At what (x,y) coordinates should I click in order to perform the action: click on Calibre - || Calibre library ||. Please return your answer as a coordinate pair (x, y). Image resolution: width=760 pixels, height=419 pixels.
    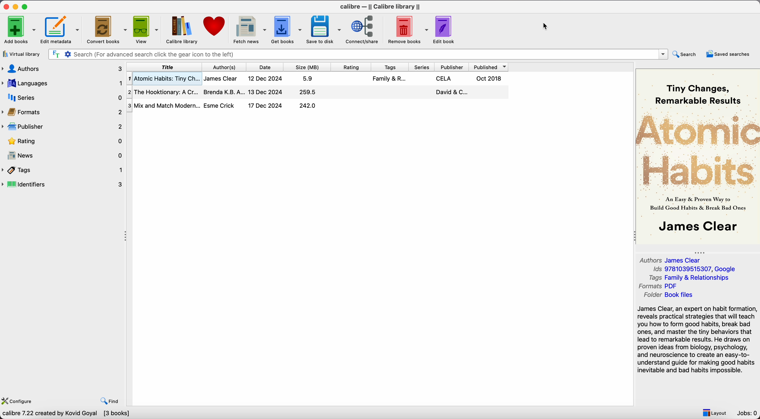
    Looking at the image, I should click on (381, 6).